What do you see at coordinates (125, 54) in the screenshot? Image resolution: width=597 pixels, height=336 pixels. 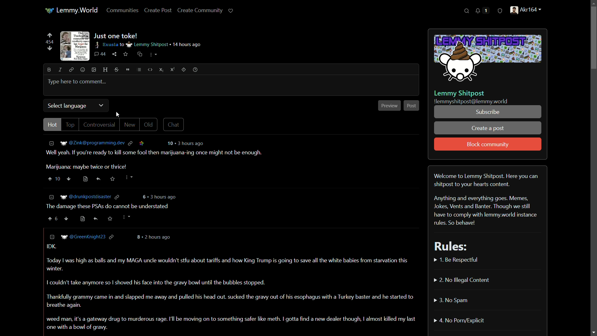 I see `save` at bounding box center [125, 54].